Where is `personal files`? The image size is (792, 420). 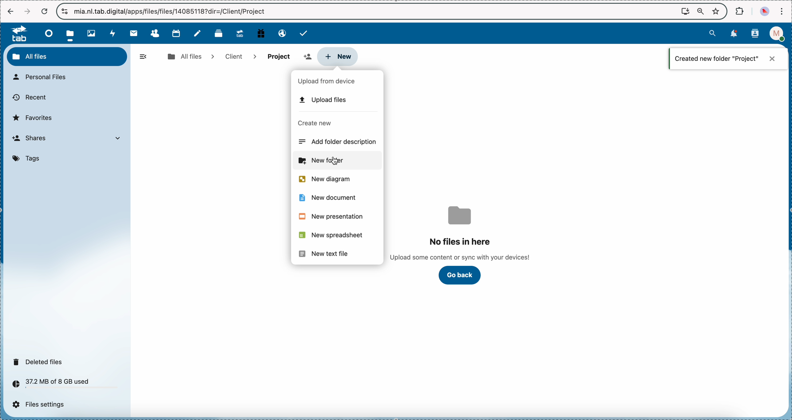
personal files is located at coordinates (43, 77).